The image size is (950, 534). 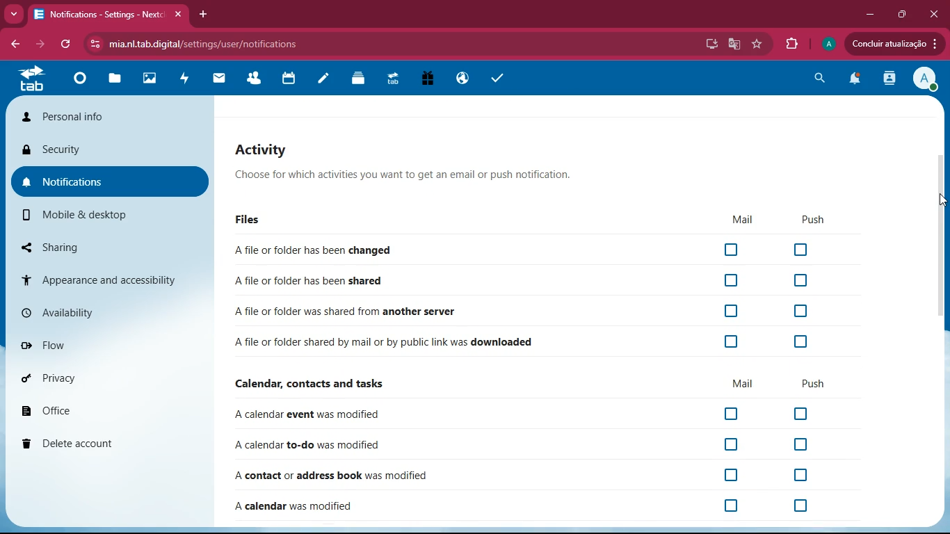 What do you see at coordinates (321, 81) in the screenshot?
I see `notes` at bounding box center [321, 81].